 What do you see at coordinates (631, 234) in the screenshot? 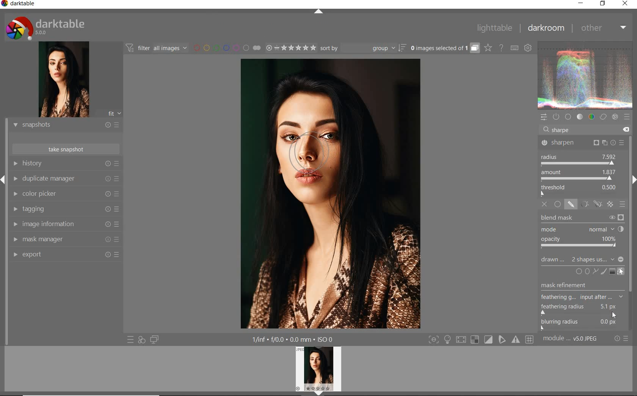
I see `task bar` at bounding box center [631, 234].